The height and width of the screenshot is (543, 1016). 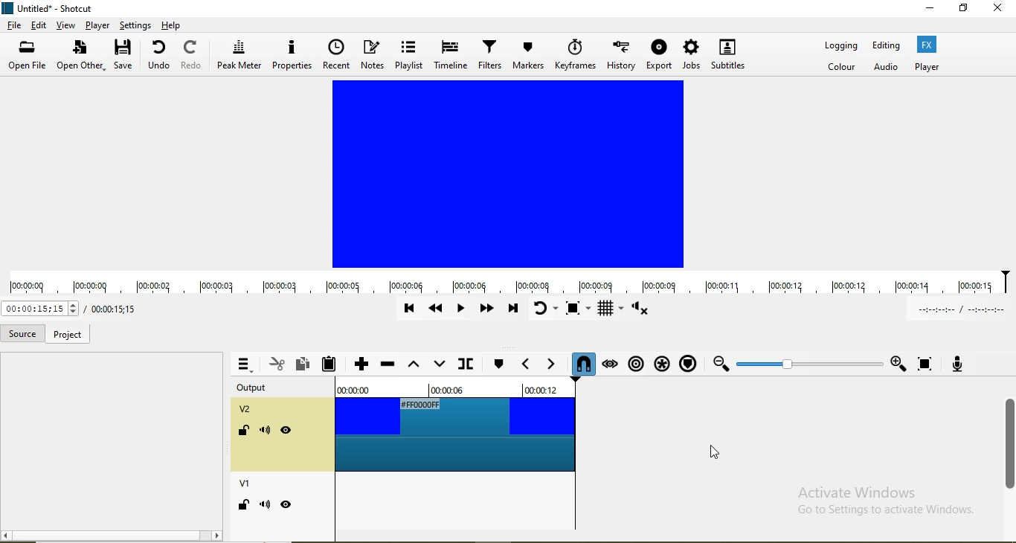 I want to click on Lift, so click(x=414, y=367).